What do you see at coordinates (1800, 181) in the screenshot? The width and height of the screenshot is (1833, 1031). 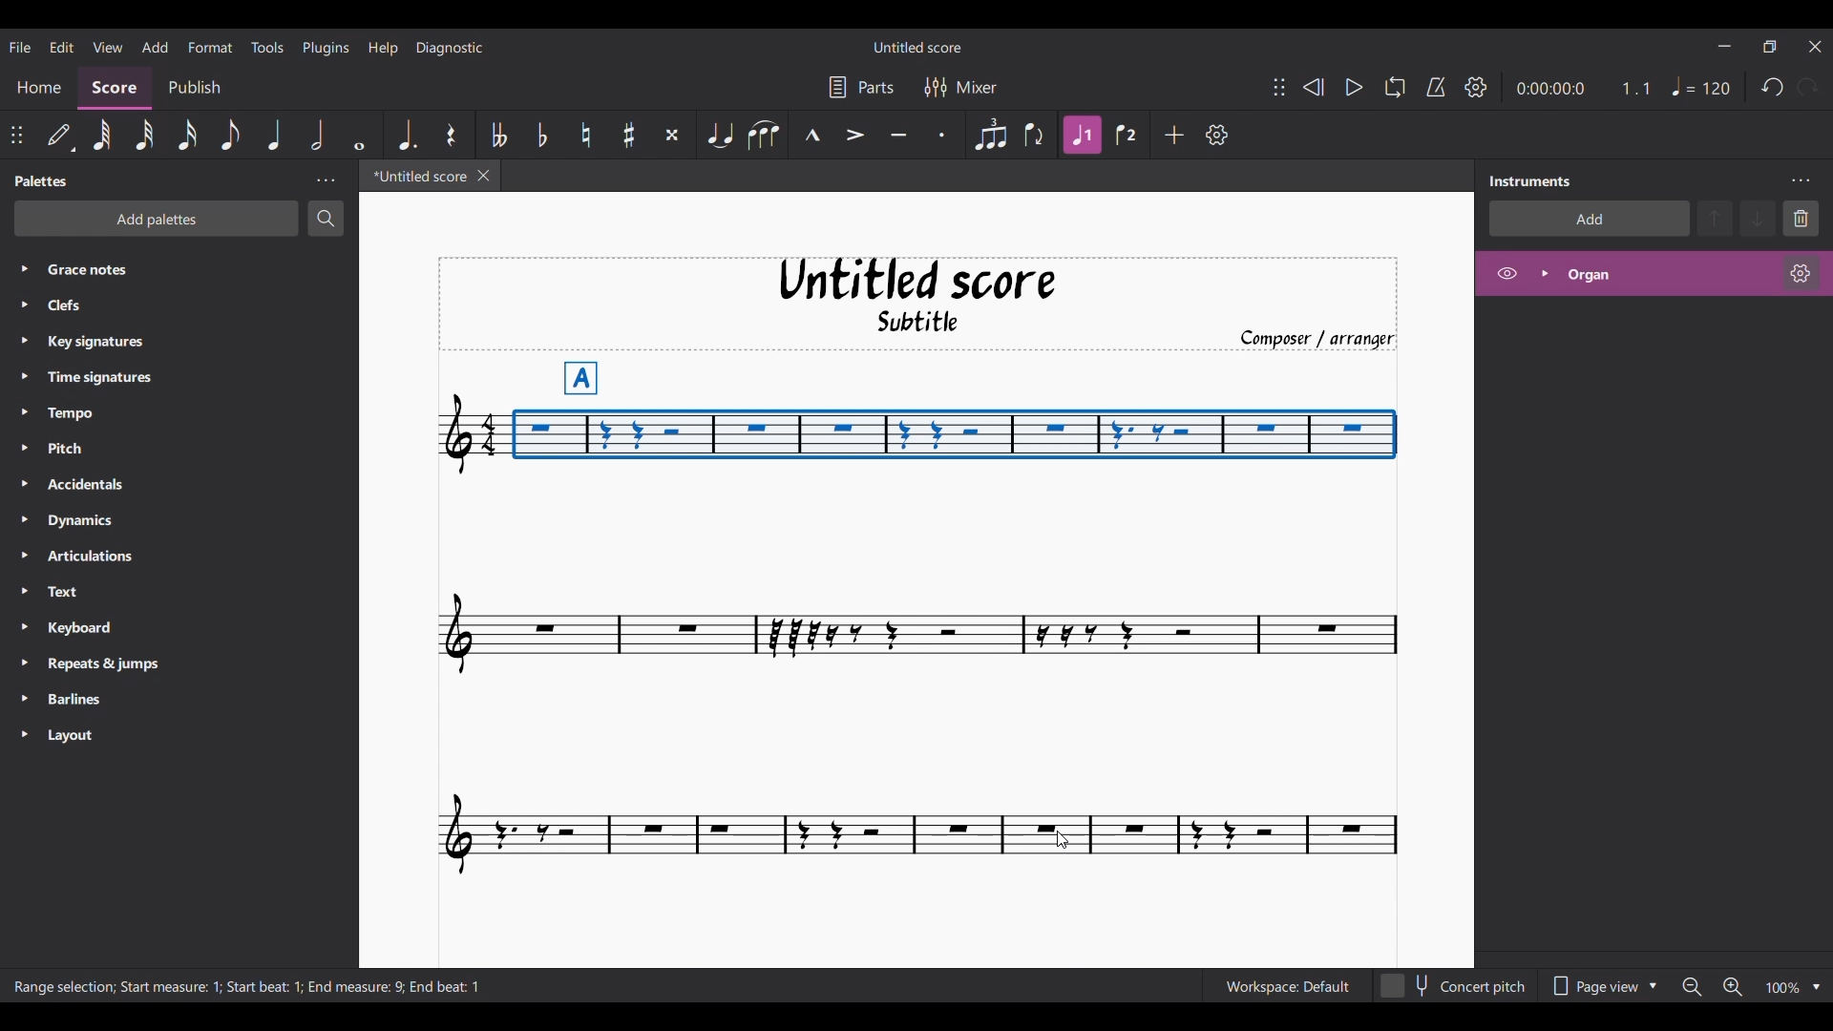 I see `Instrument settings` at bounding box center [1800, 181].